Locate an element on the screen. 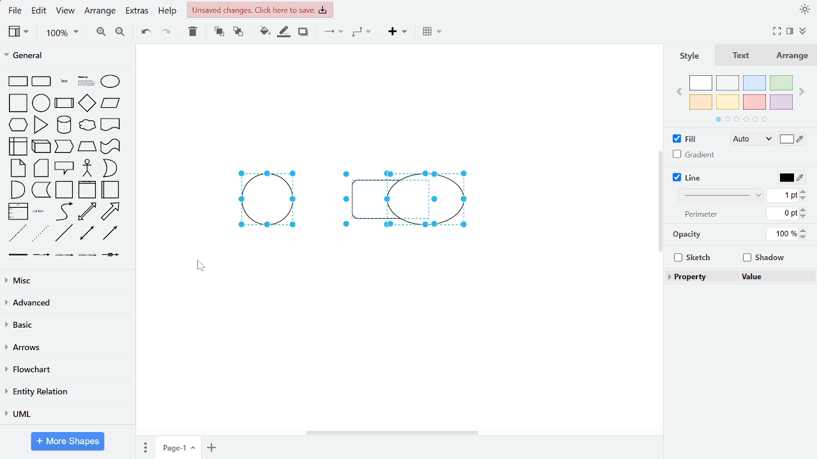 The image size is (817, 459). fill color is located at coordinates (261, 32).